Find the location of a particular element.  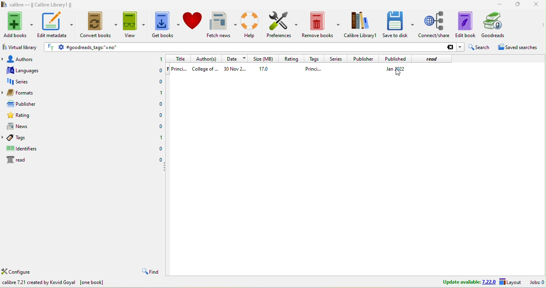

calibre library 1 is located at coordinates (361, 24).